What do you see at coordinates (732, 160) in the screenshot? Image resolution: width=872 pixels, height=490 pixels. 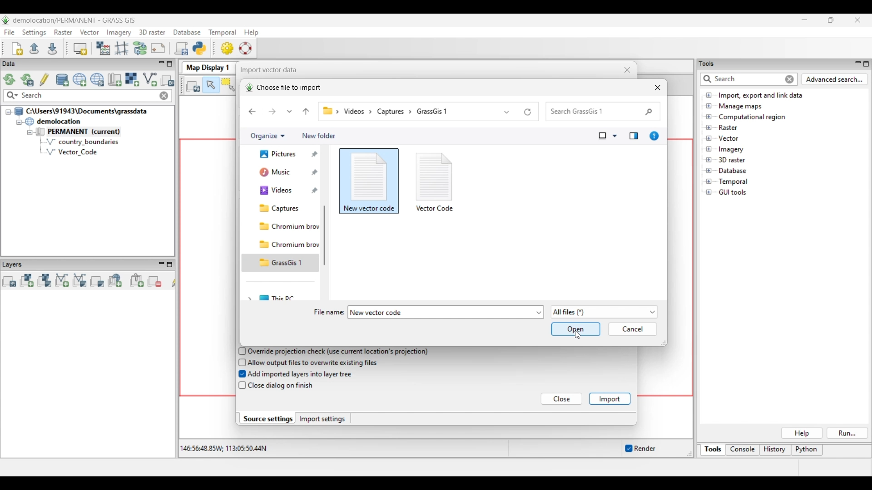 I see `Double click to see files under 3D raster` at bounding box center [732, 160].